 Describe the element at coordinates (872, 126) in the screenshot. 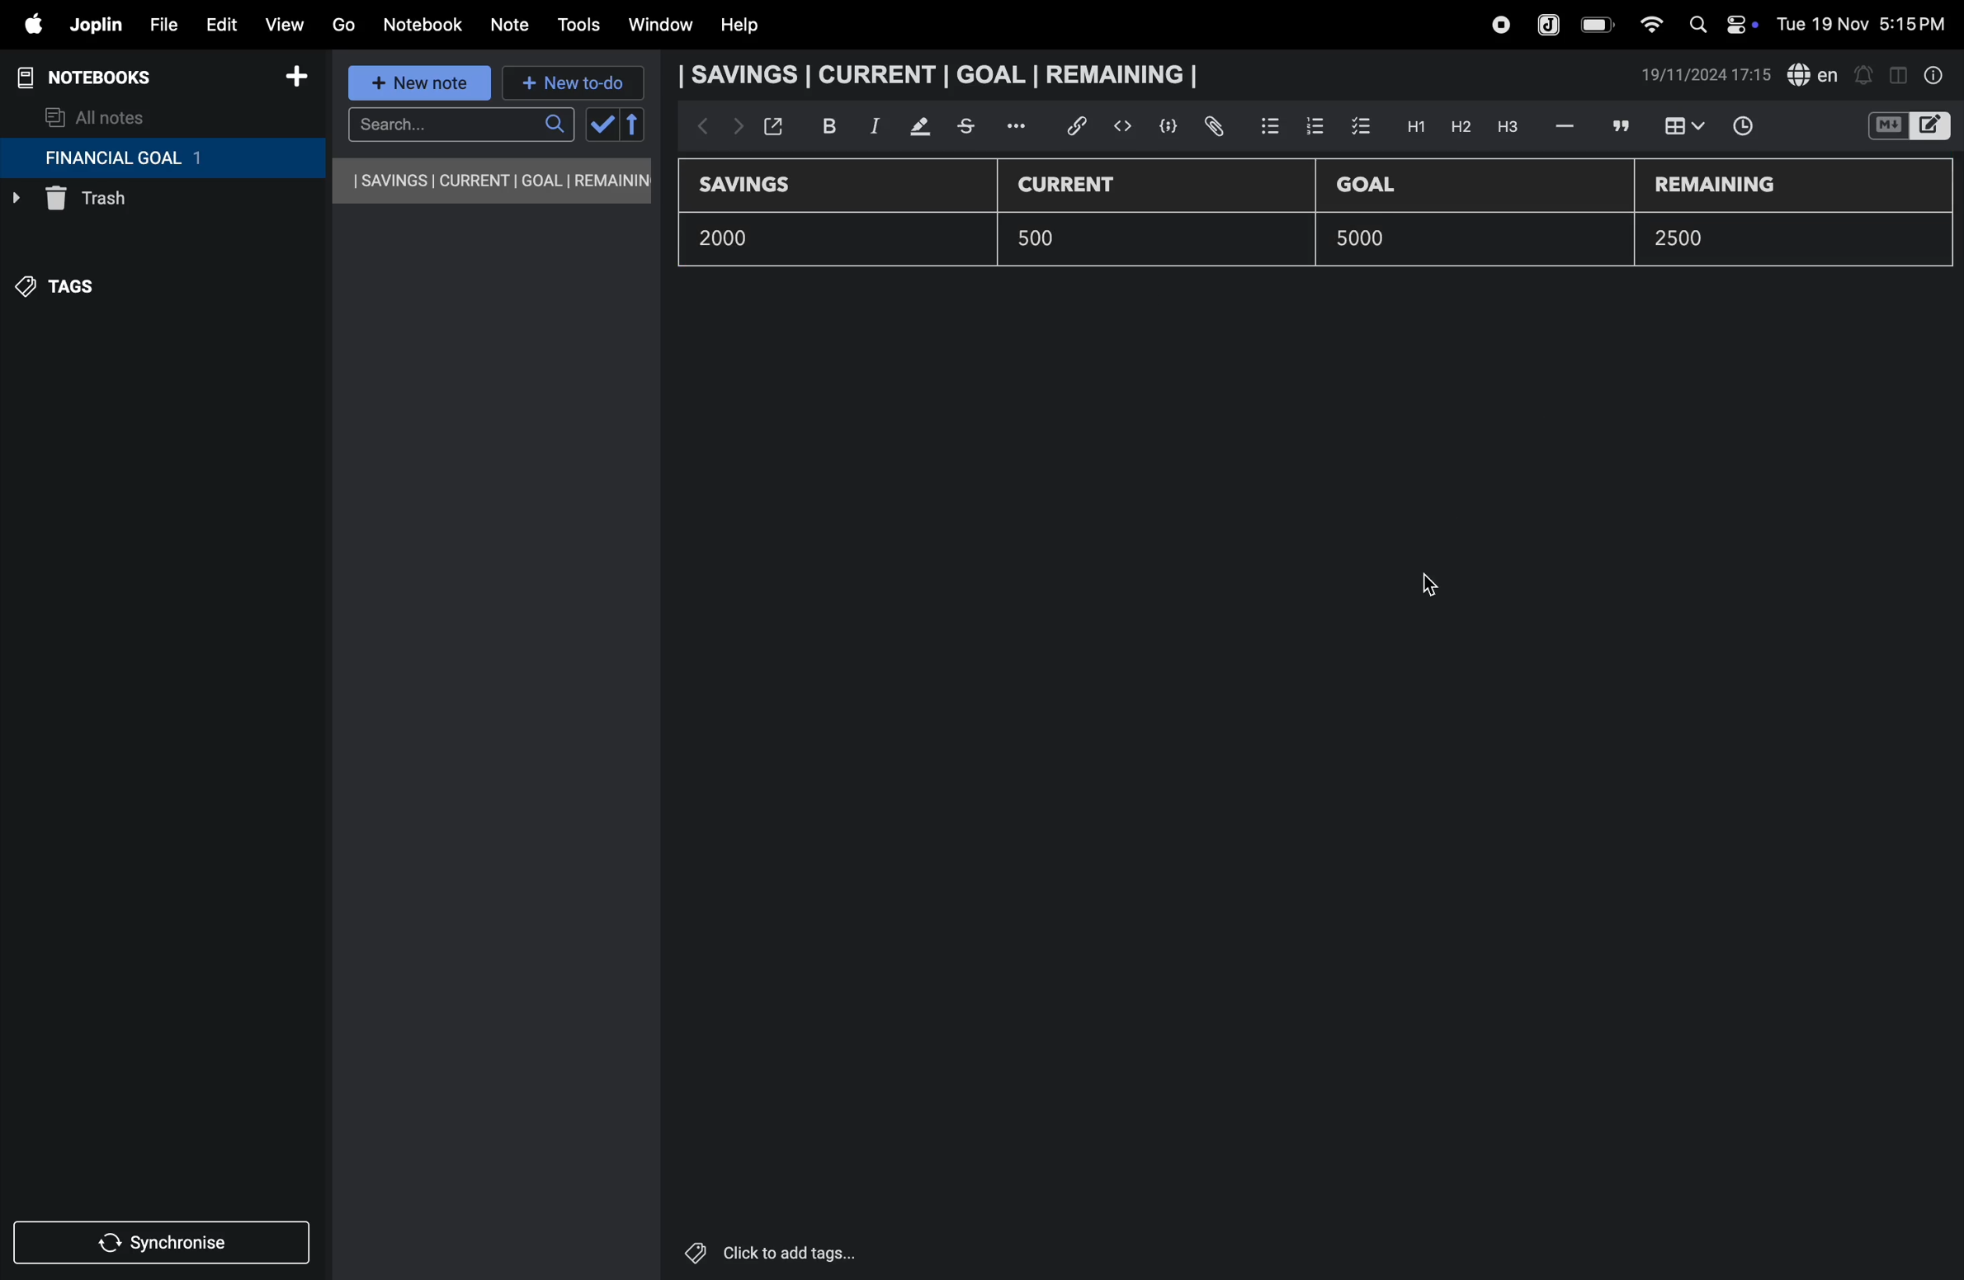

I see `itallic` at that location.